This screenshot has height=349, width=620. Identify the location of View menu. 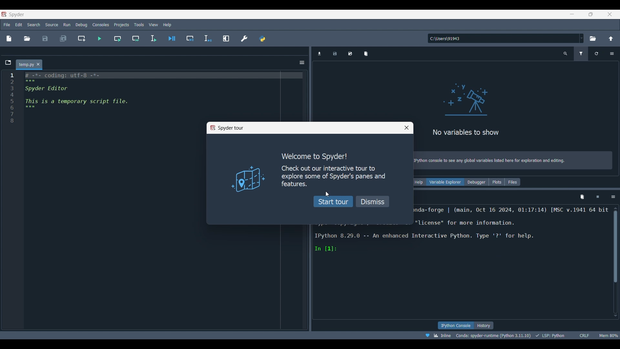
(153, 25).